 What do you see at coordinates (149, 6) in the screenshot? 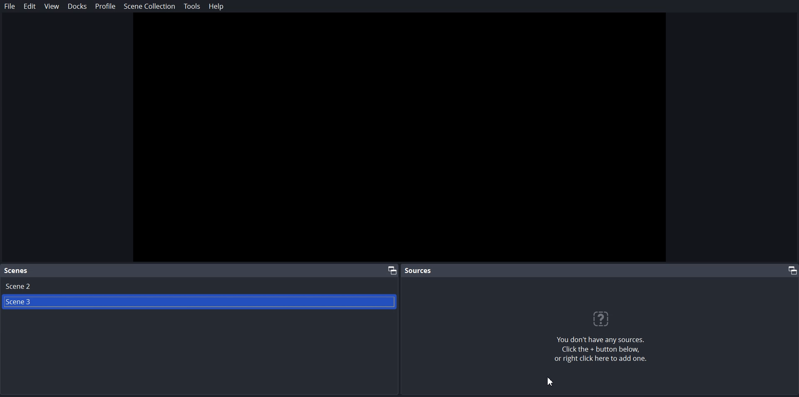
I see `Scene Collection` at bounding box center [149, 6].